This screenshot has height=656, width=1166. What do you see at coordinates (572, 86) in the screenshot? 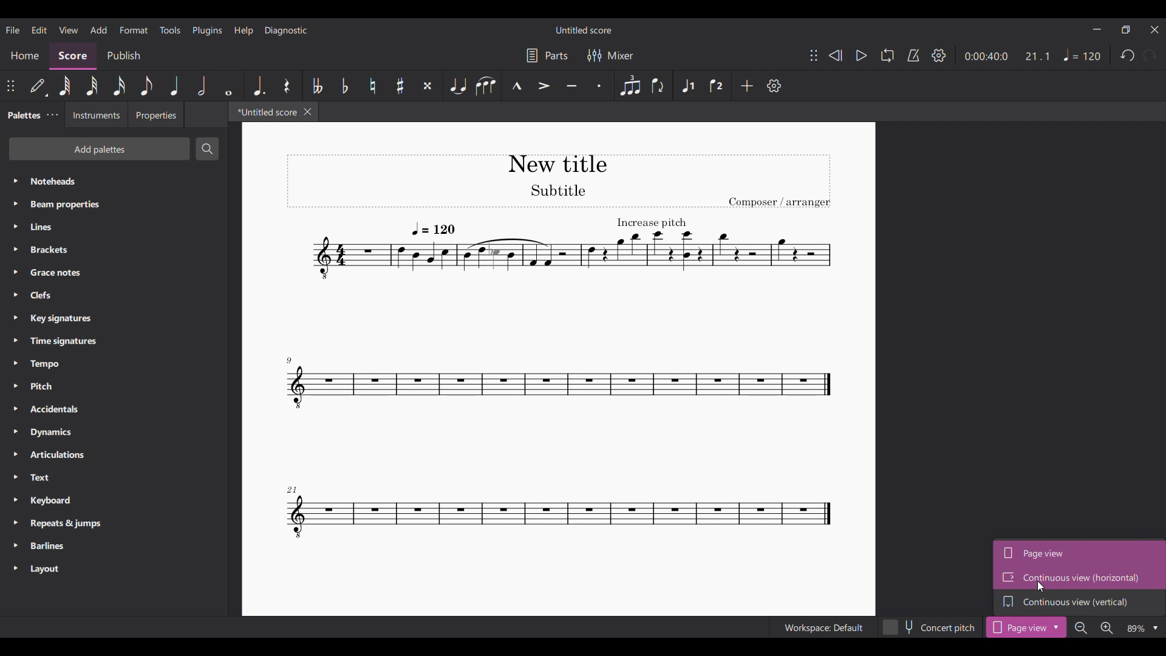
I see `Tenuto` at bounding box center [572, 86].